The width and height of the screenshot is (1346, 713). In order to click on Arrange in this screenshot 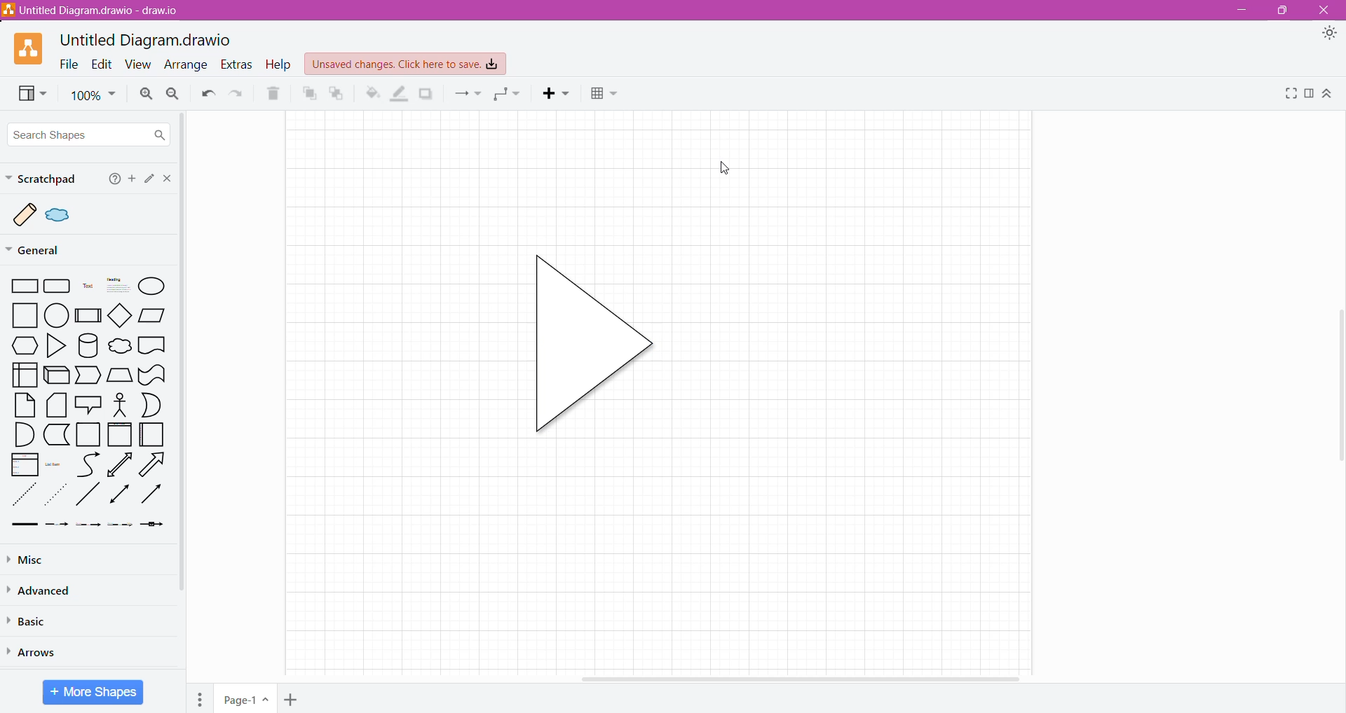, I will do `click(188, 65)`.